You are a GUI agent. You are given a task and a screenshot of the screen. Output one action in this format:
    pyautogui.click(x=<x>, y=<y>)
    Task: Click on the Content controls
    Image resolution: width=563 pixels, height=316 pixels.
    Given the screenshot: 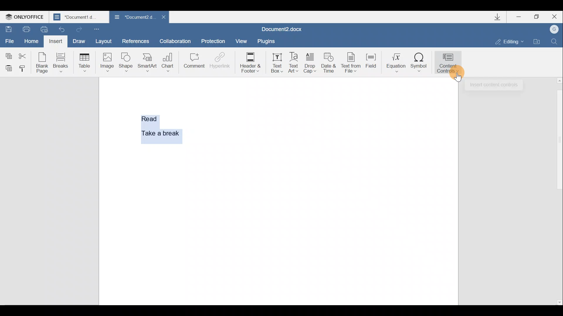 What is the action you would take?
    pyautogui.click(x=449, y=64)
    